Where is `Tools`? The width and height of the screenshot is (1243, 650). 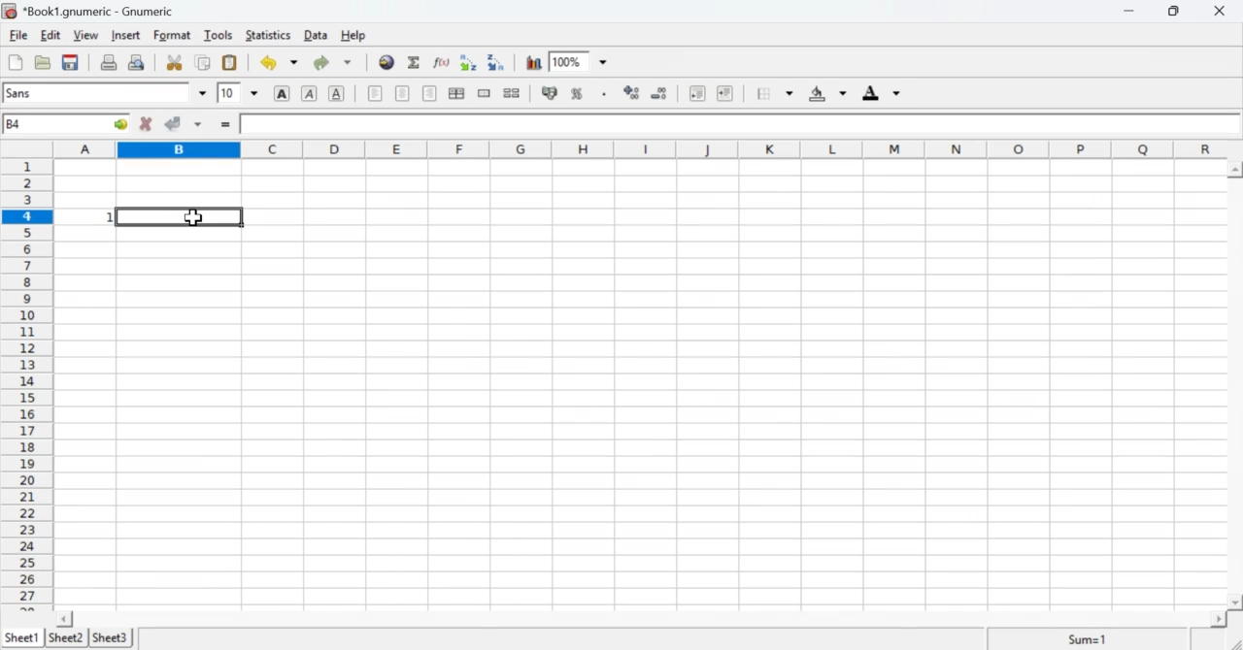 Tools is located at coordinates (219, 35).